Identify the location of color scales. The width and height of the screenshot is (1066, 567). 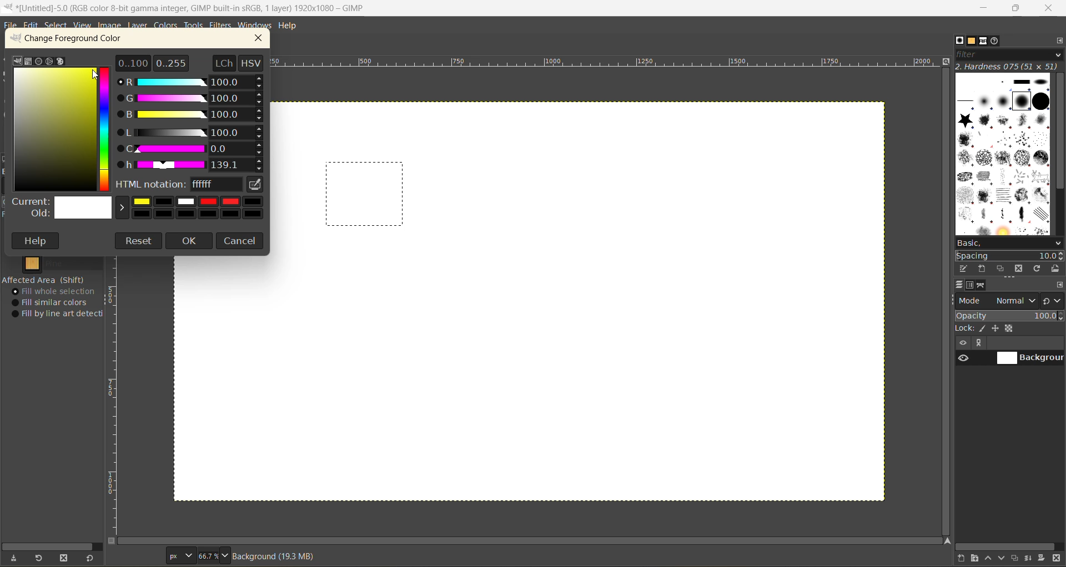
(193, 124).